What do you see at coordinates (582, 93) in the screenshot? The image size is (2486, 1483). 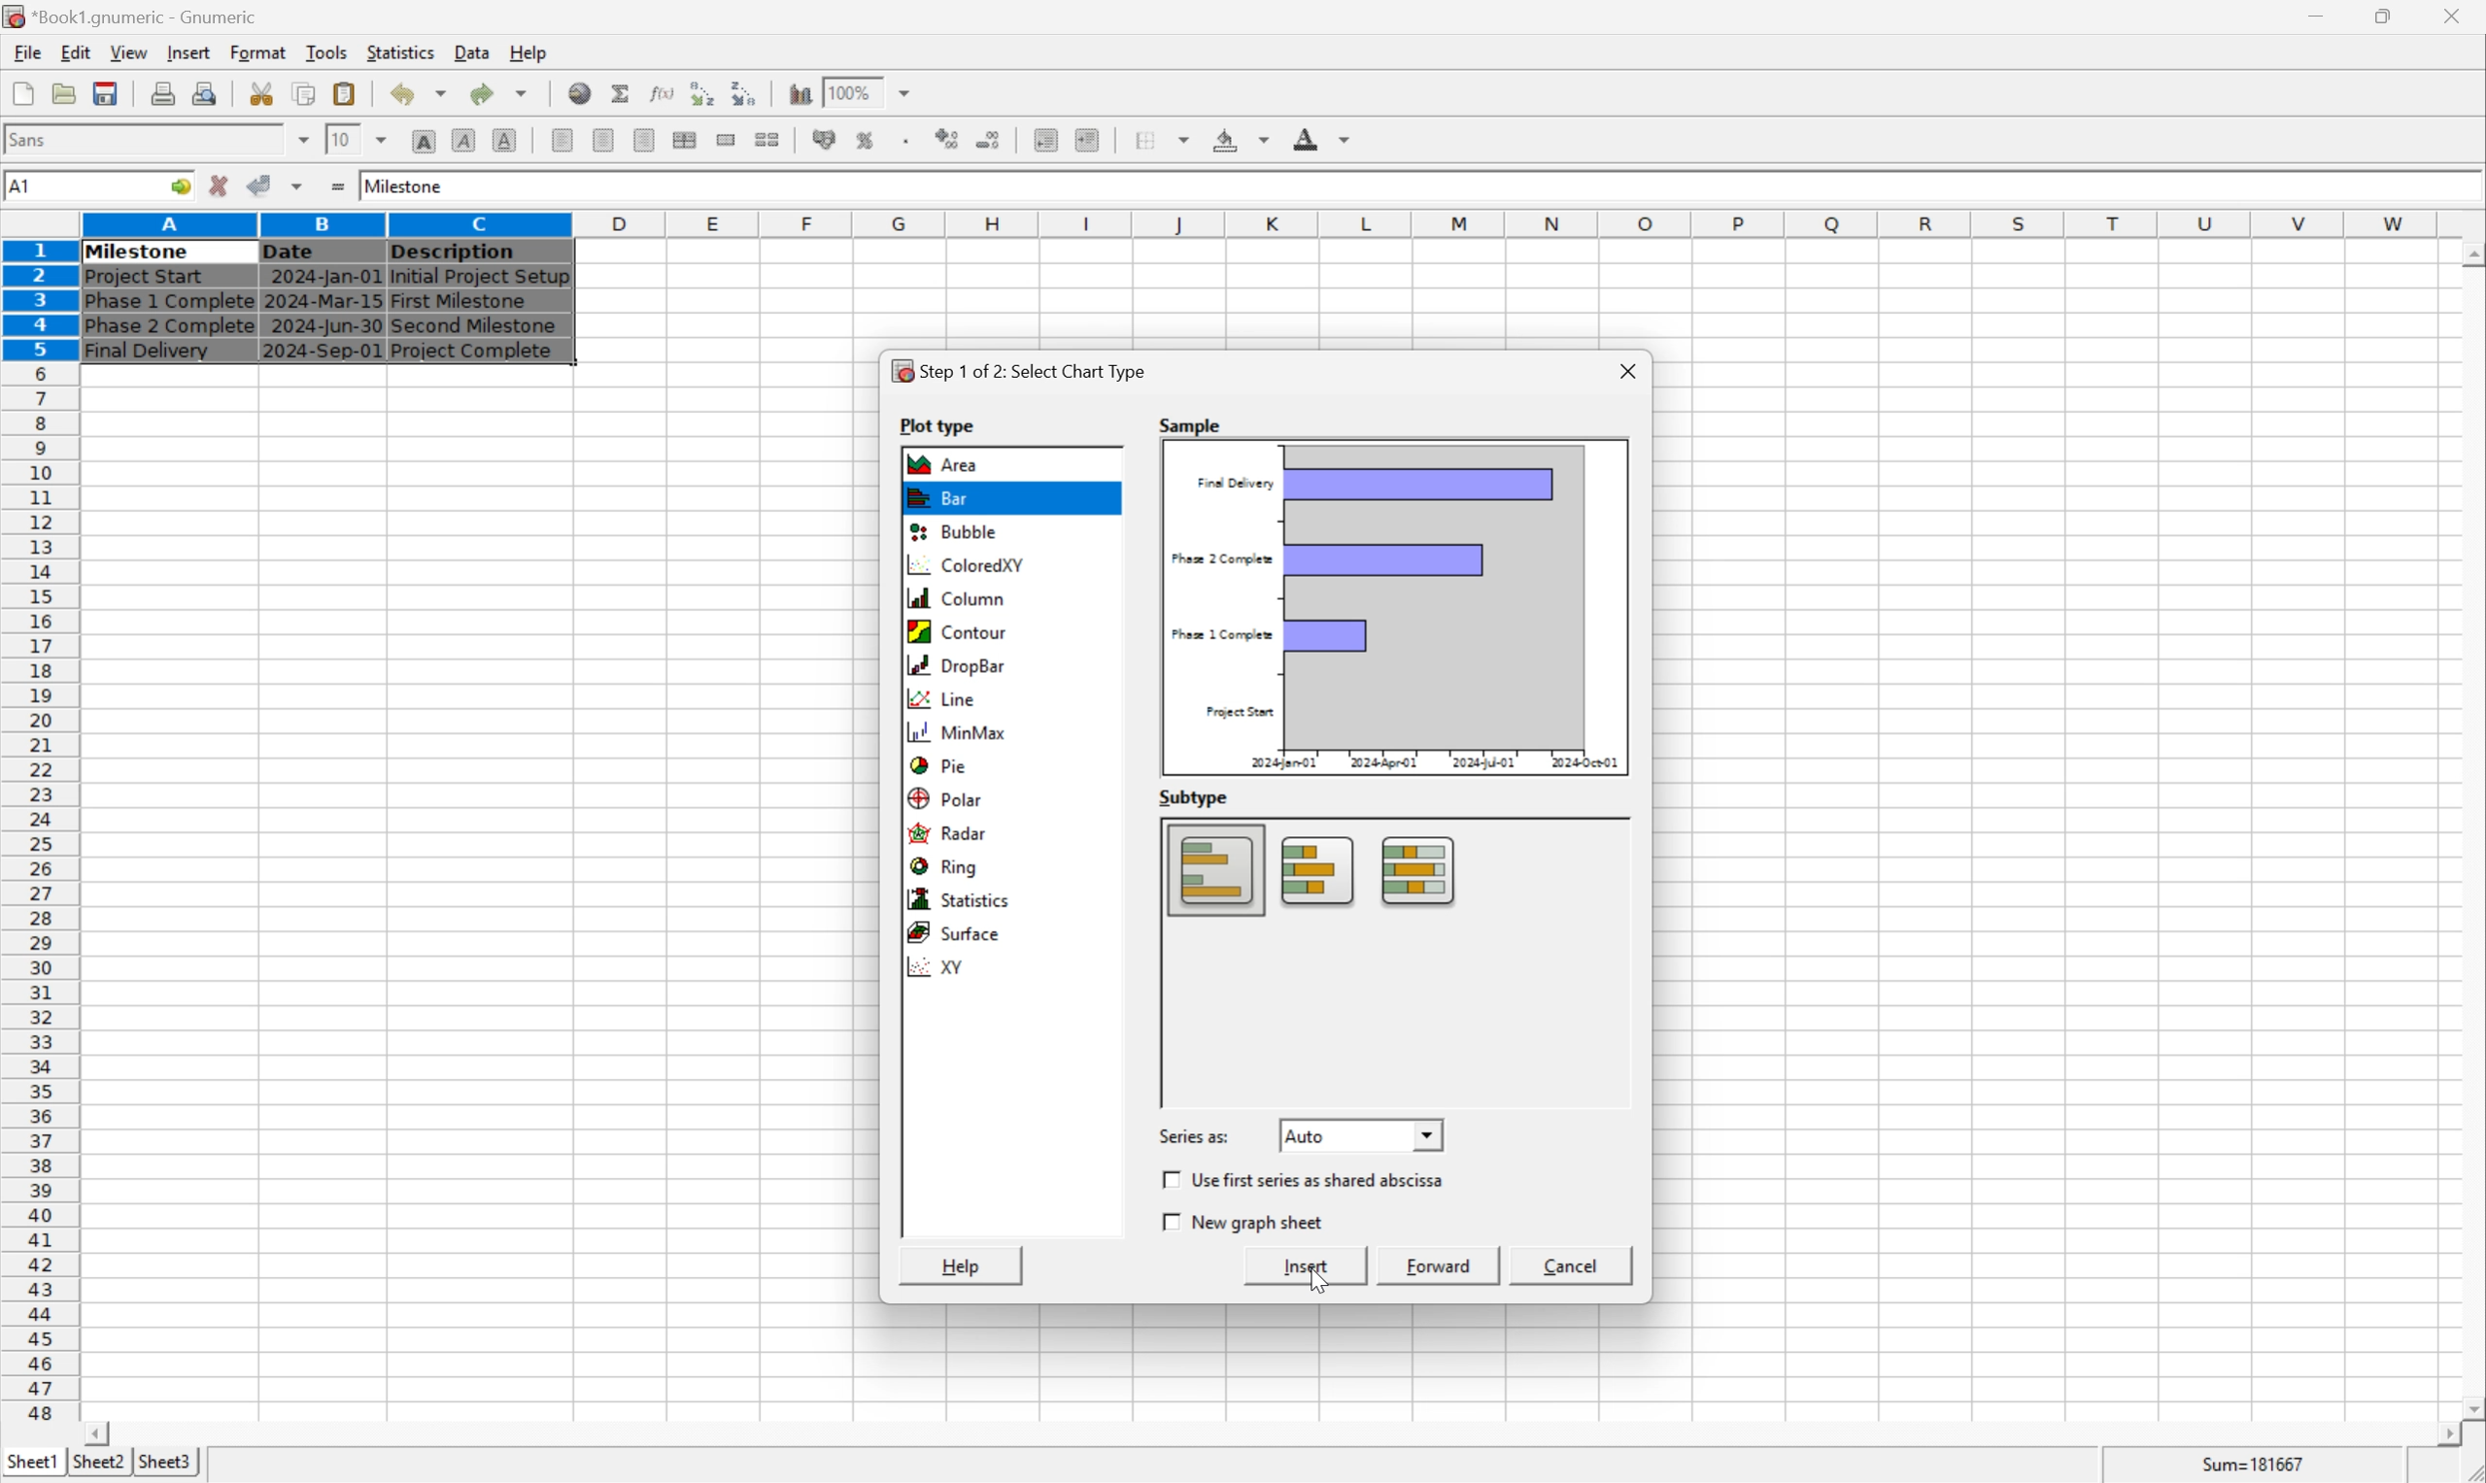 I see `insert a hyperlink` at bounding box center [582, 93].